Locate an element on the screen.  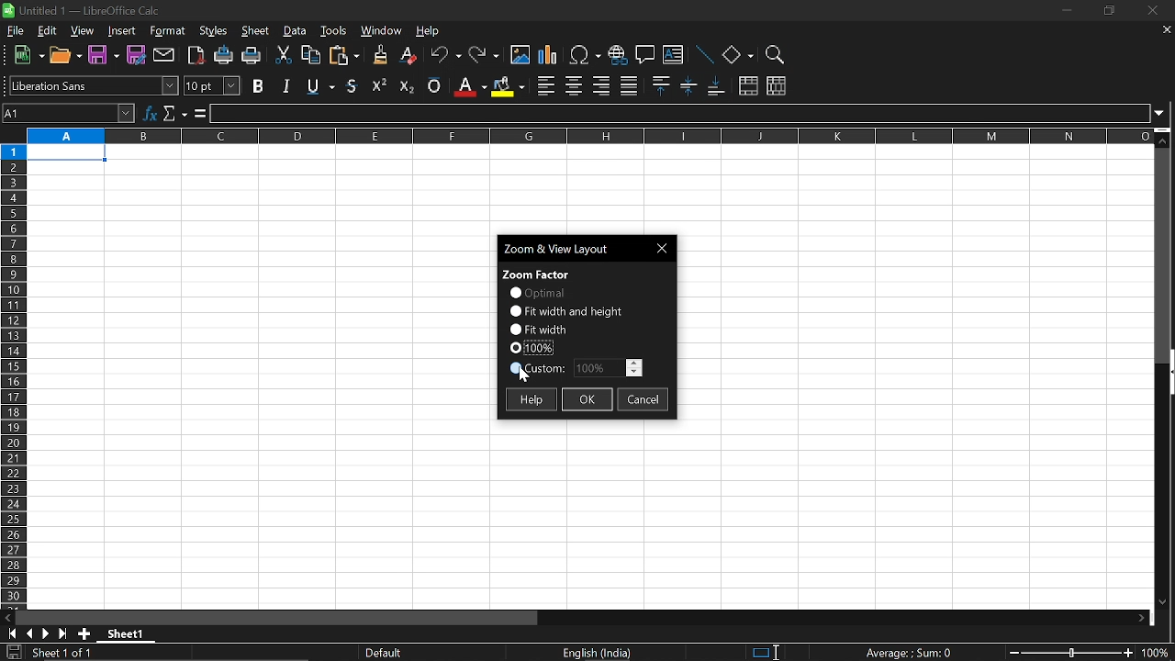
undo is located at coordinates (446, 57).